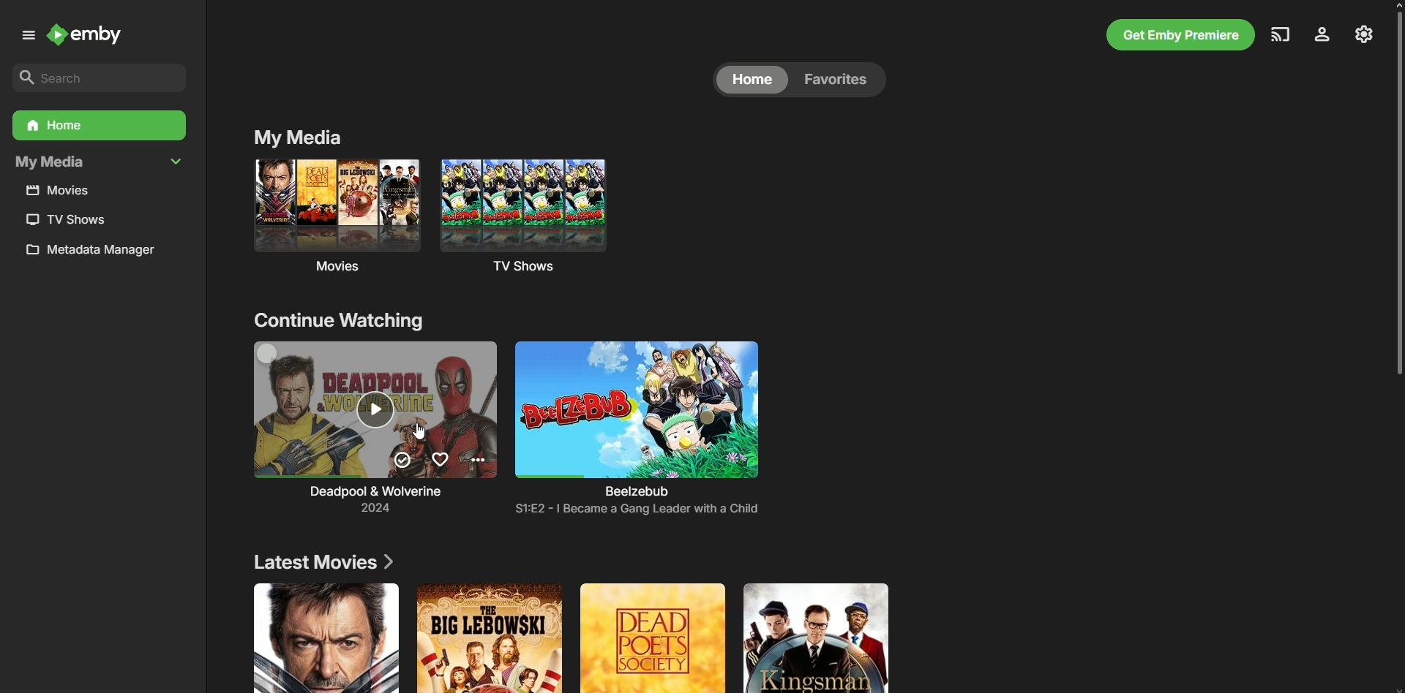  I want to click on 2024, so click(387, 507).